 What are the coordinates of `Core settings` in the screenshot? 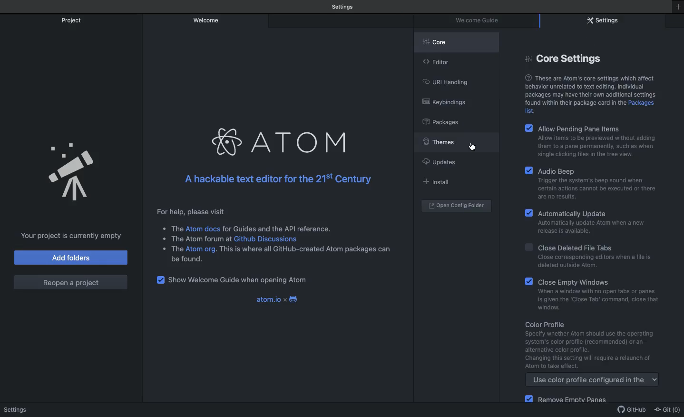 It's located at (562, 59).